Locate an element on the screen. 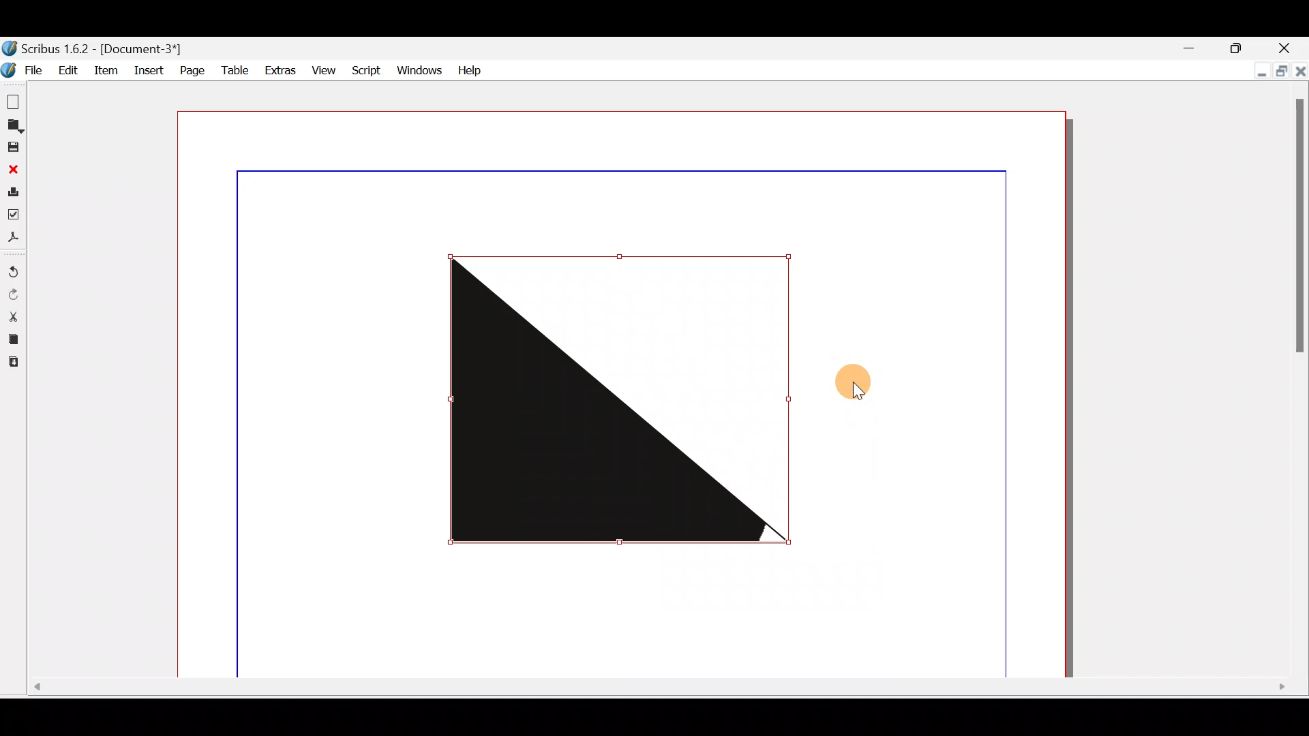  Help is located at coordinates (469, 70).